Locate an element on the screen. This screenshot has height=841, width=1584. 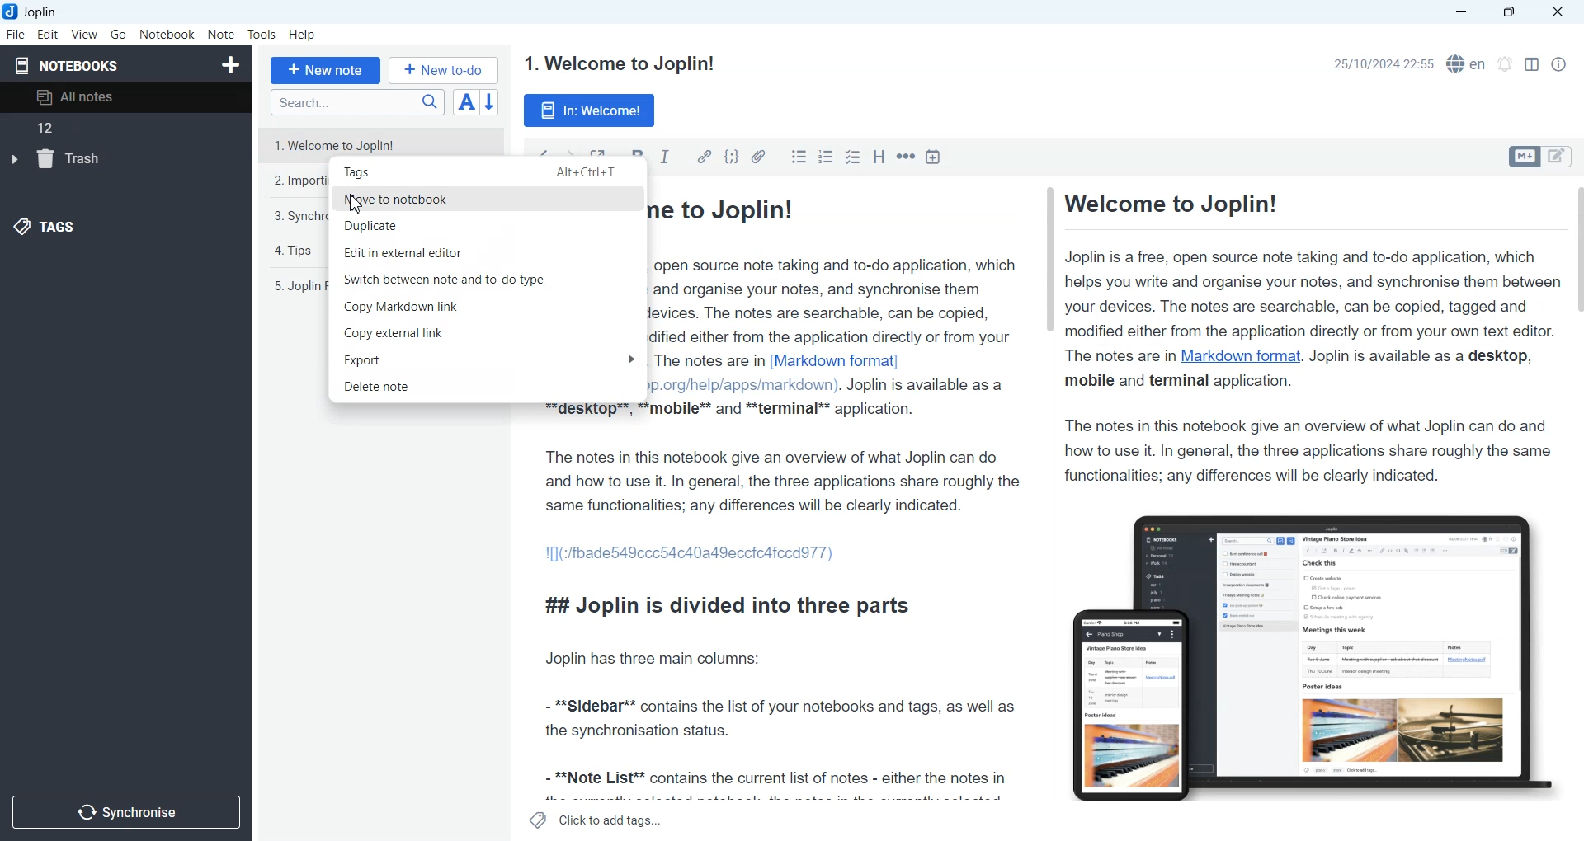
Joplin is located at coordinates (35, 12).